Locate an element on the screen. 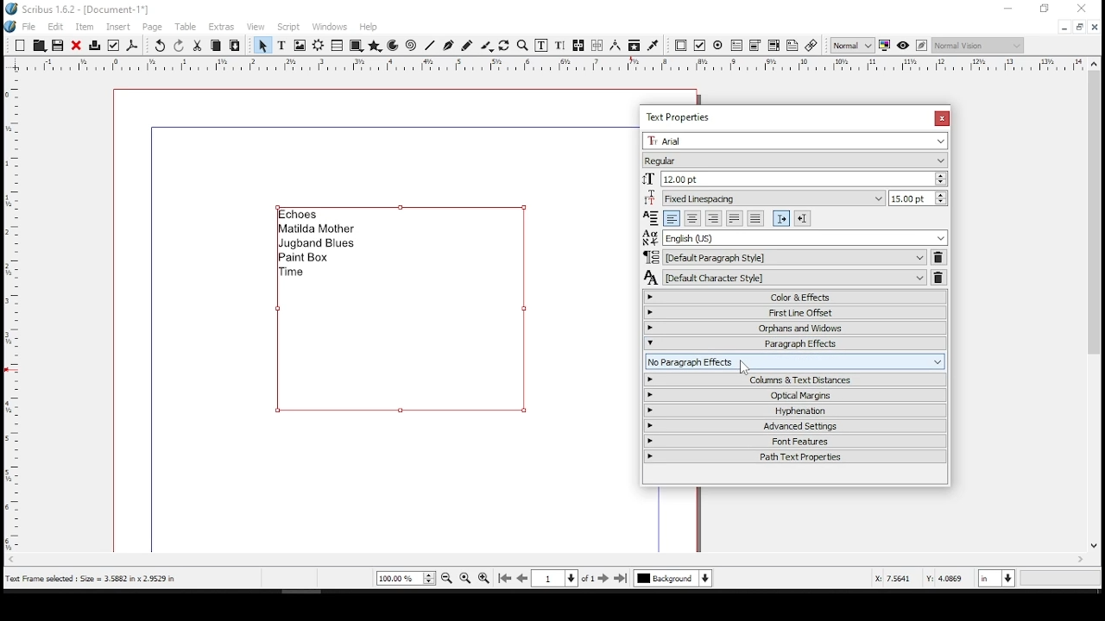 This screenshot has height=621, width=1105. X: 4.1993 is located at coordinates (888, 578).